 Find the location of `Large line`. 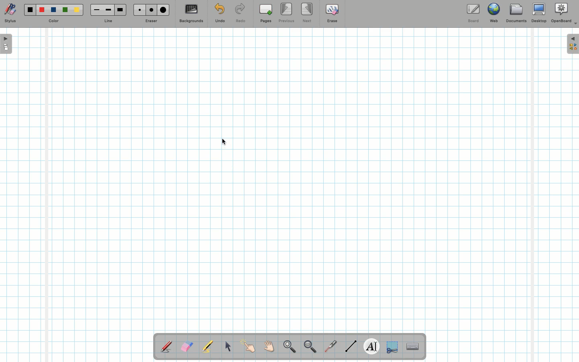

Large line is located at coordinates (121, 10).